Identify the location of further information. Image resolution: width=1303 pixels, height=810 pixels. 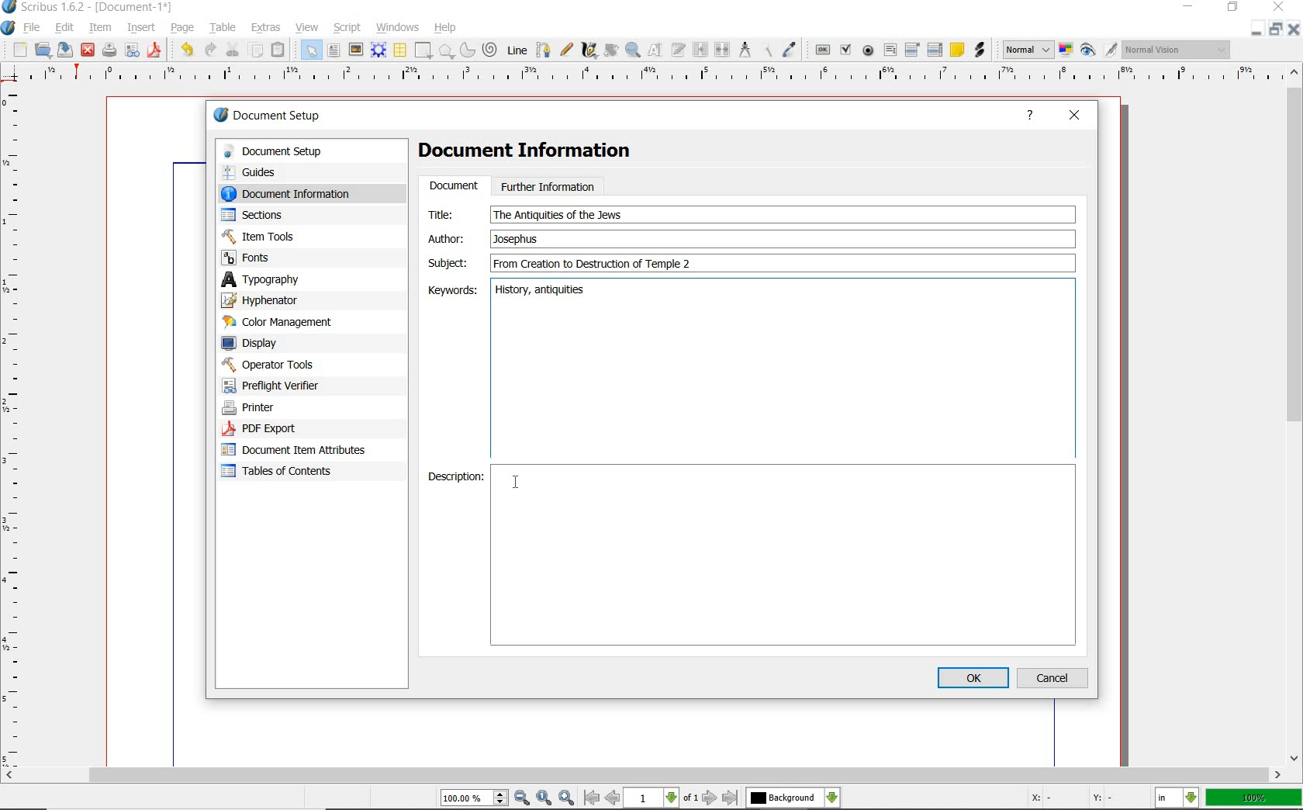
(548, 185).